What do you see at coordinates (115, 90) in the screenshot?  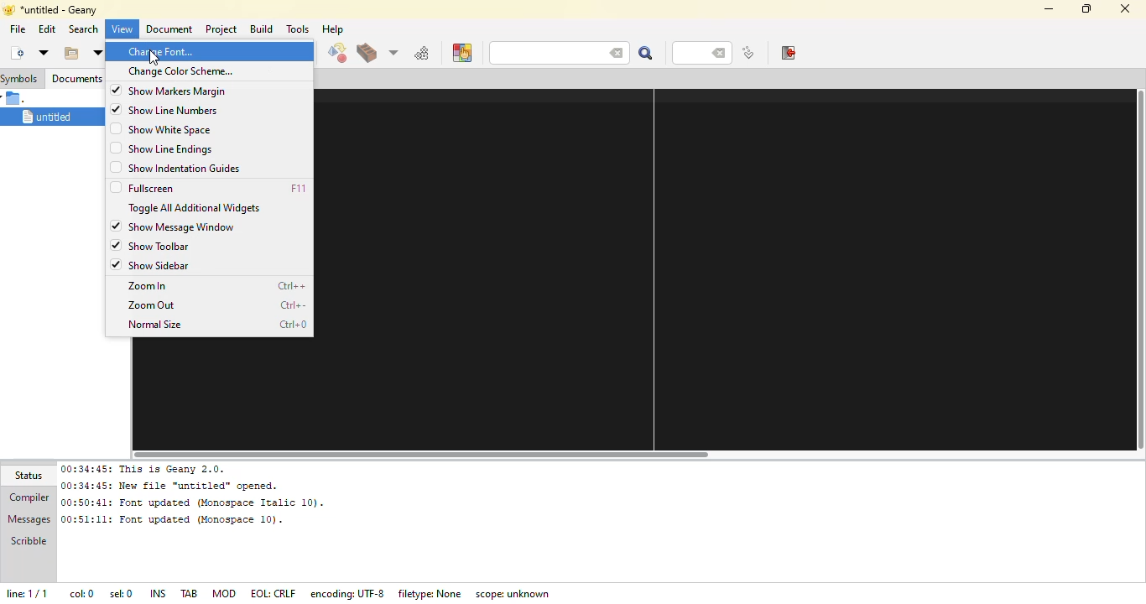 I see `enabled` at bounding box center [115, 90].